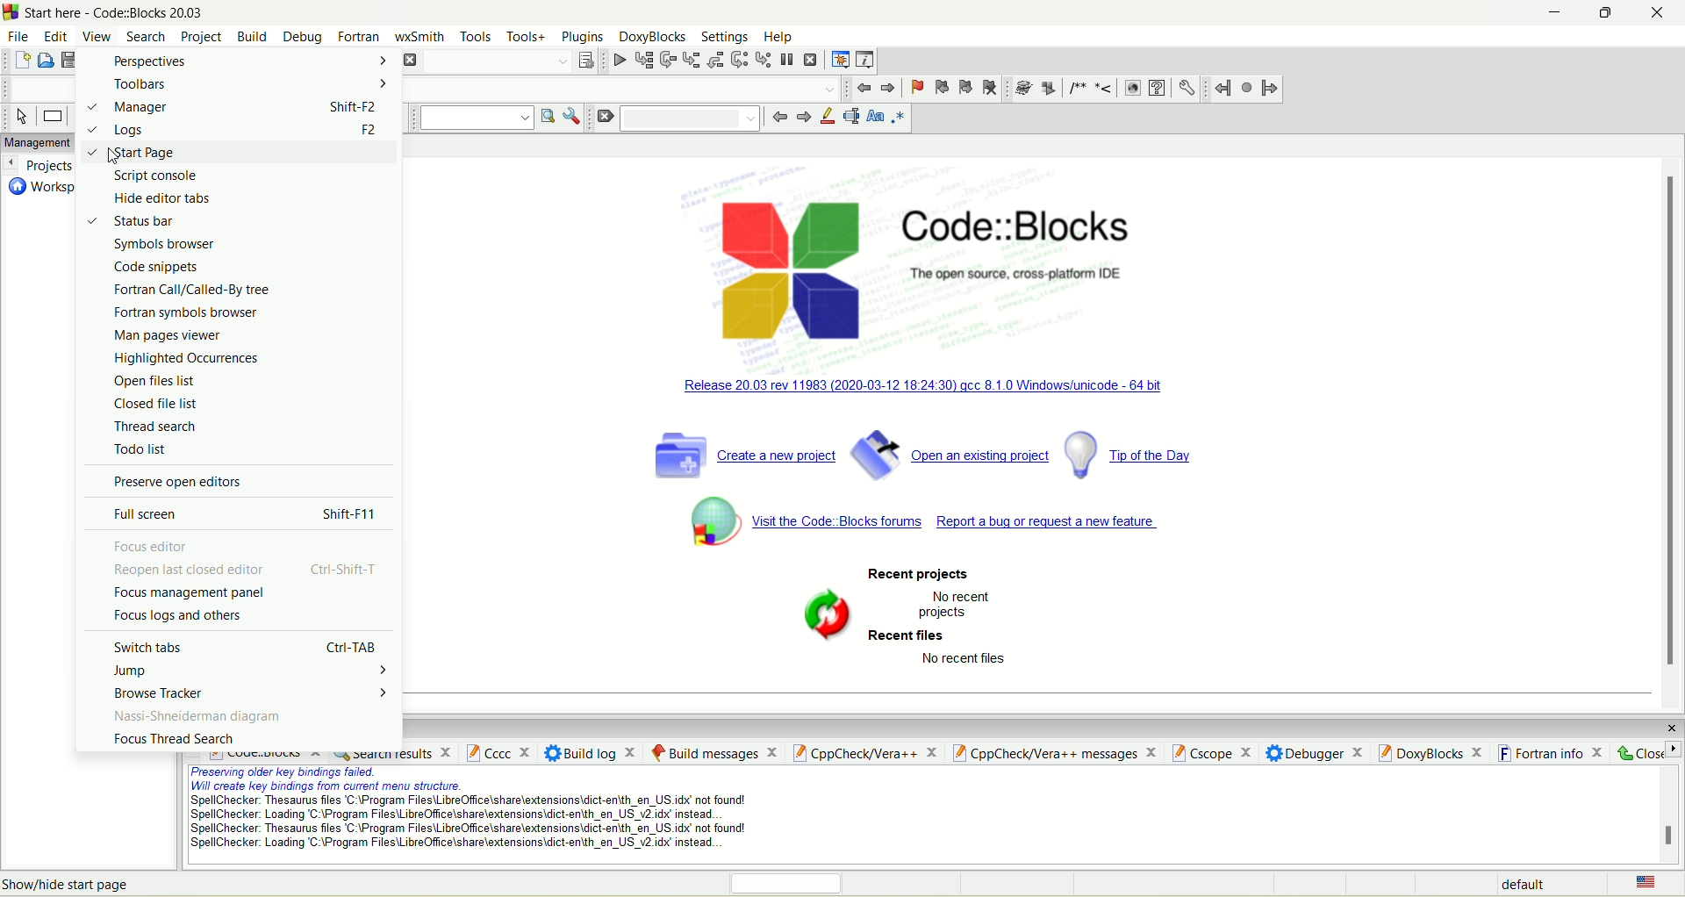 This screenshot has height=897, width=1685. Describe the element at coordinates (789, 61) in the screenshot. I see `break debugger` at that location.